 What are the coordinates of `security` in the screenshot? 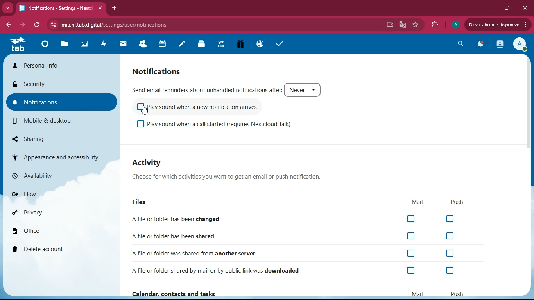 It's located at (60, 83).